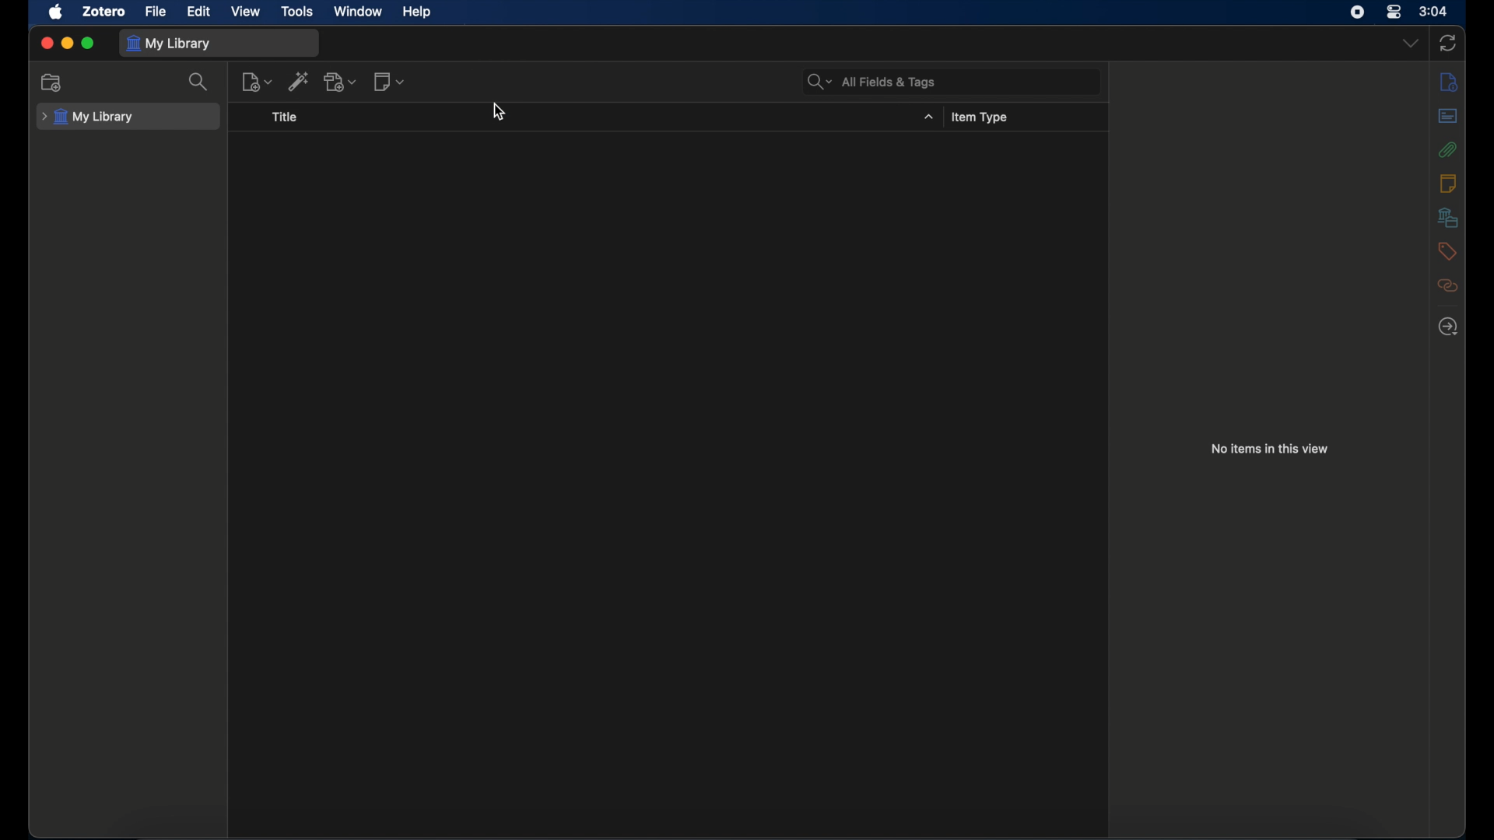 The width and height of the screenshot is (1494, 840). I want to click on apple icon, so click(57, 12).